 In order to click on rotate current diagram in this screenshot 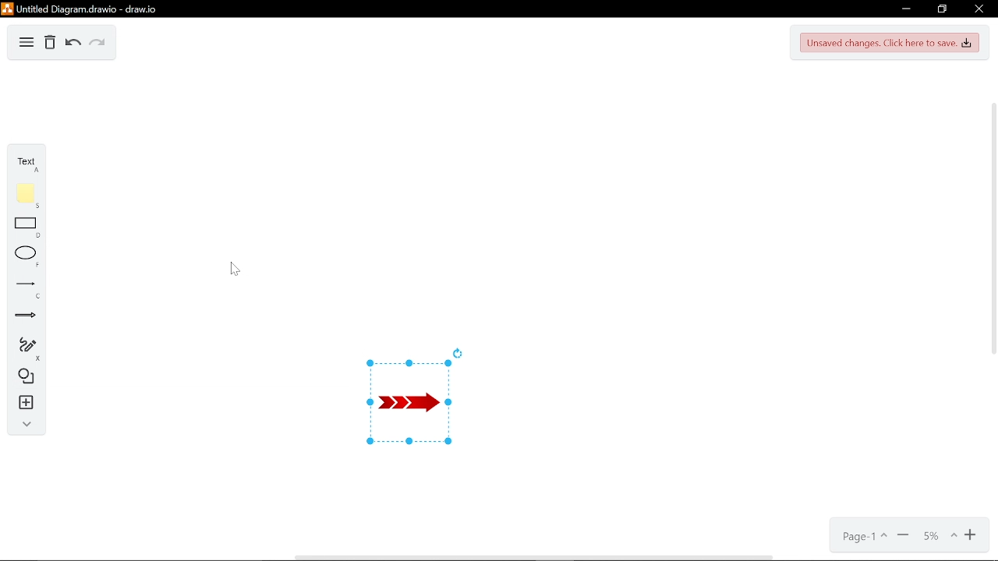, I will do `click(458, 352)`.